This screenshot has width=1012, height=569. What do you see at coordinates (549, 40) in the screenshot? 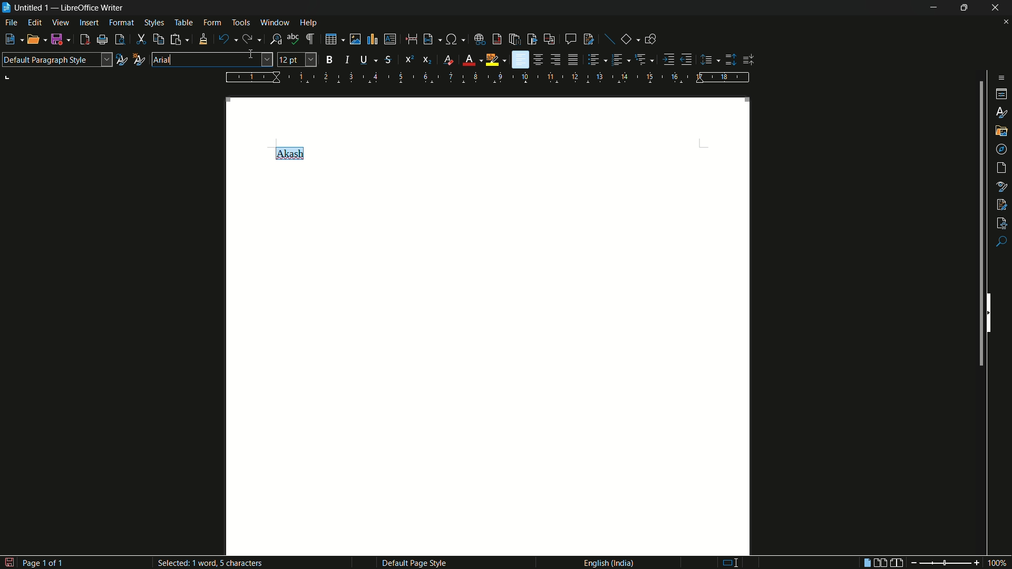
I see `insert cross reference` at bounding box center [549, 40].